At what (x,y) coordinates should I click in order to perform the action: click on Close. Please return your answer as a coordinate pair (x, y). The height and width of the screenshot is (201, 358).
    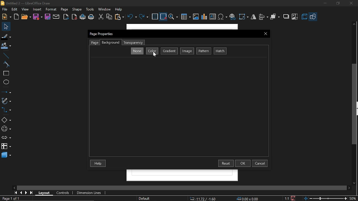
    Looking at the image, I should click on (266, 34).